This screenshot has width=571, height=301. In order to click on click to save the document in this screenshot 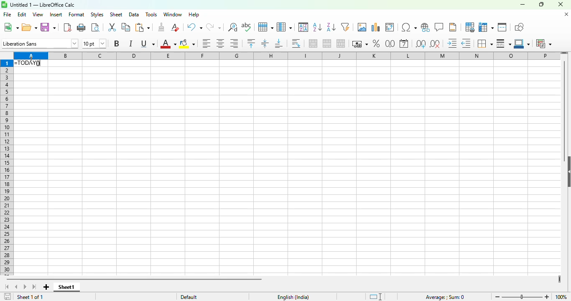, I will do `click(8, 297)`.